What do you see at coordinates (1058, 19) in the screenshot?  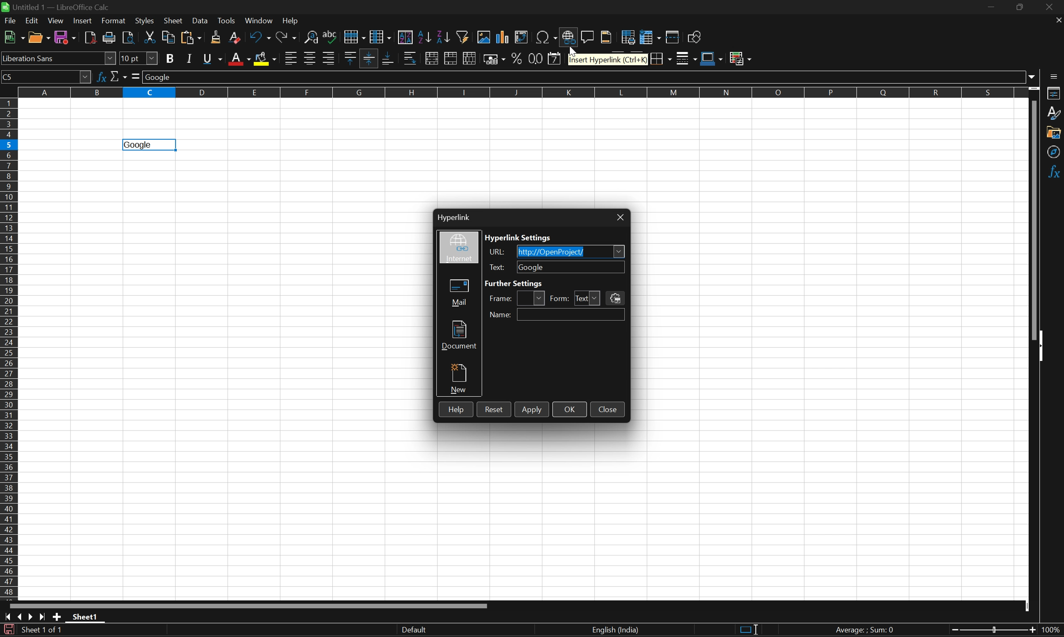 I see `Close document` at bounding box center [1058, 19].